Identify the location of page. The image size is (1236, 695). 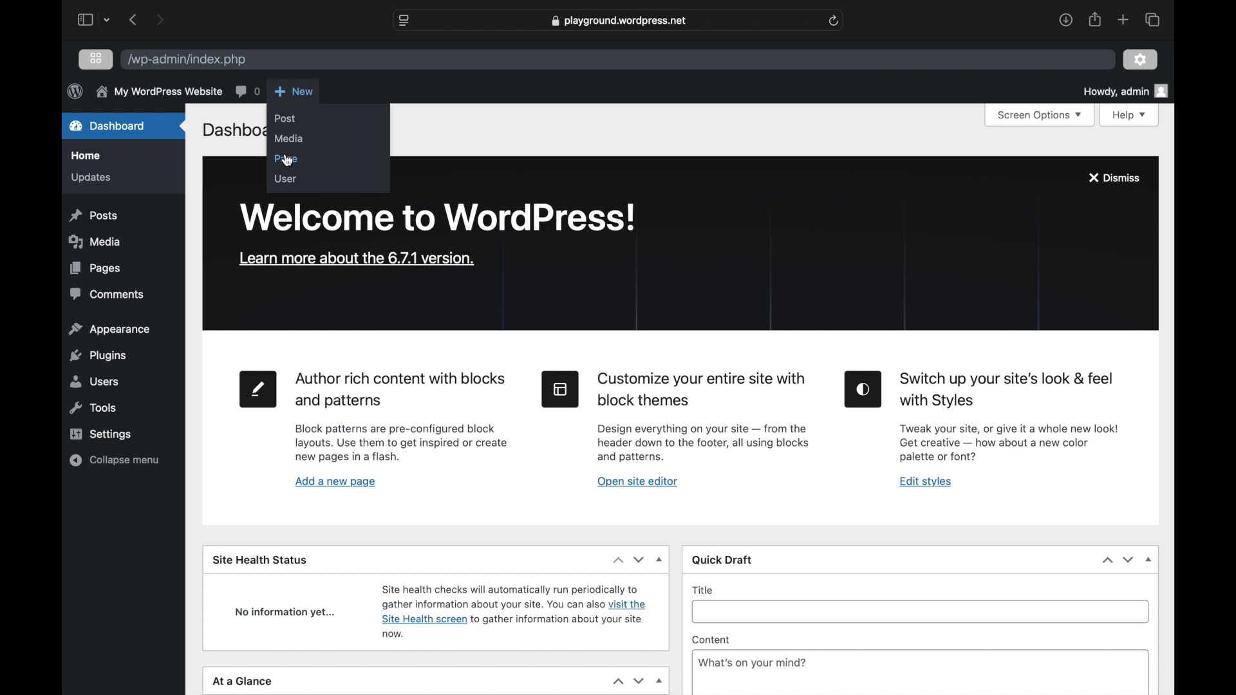
(287, 160).